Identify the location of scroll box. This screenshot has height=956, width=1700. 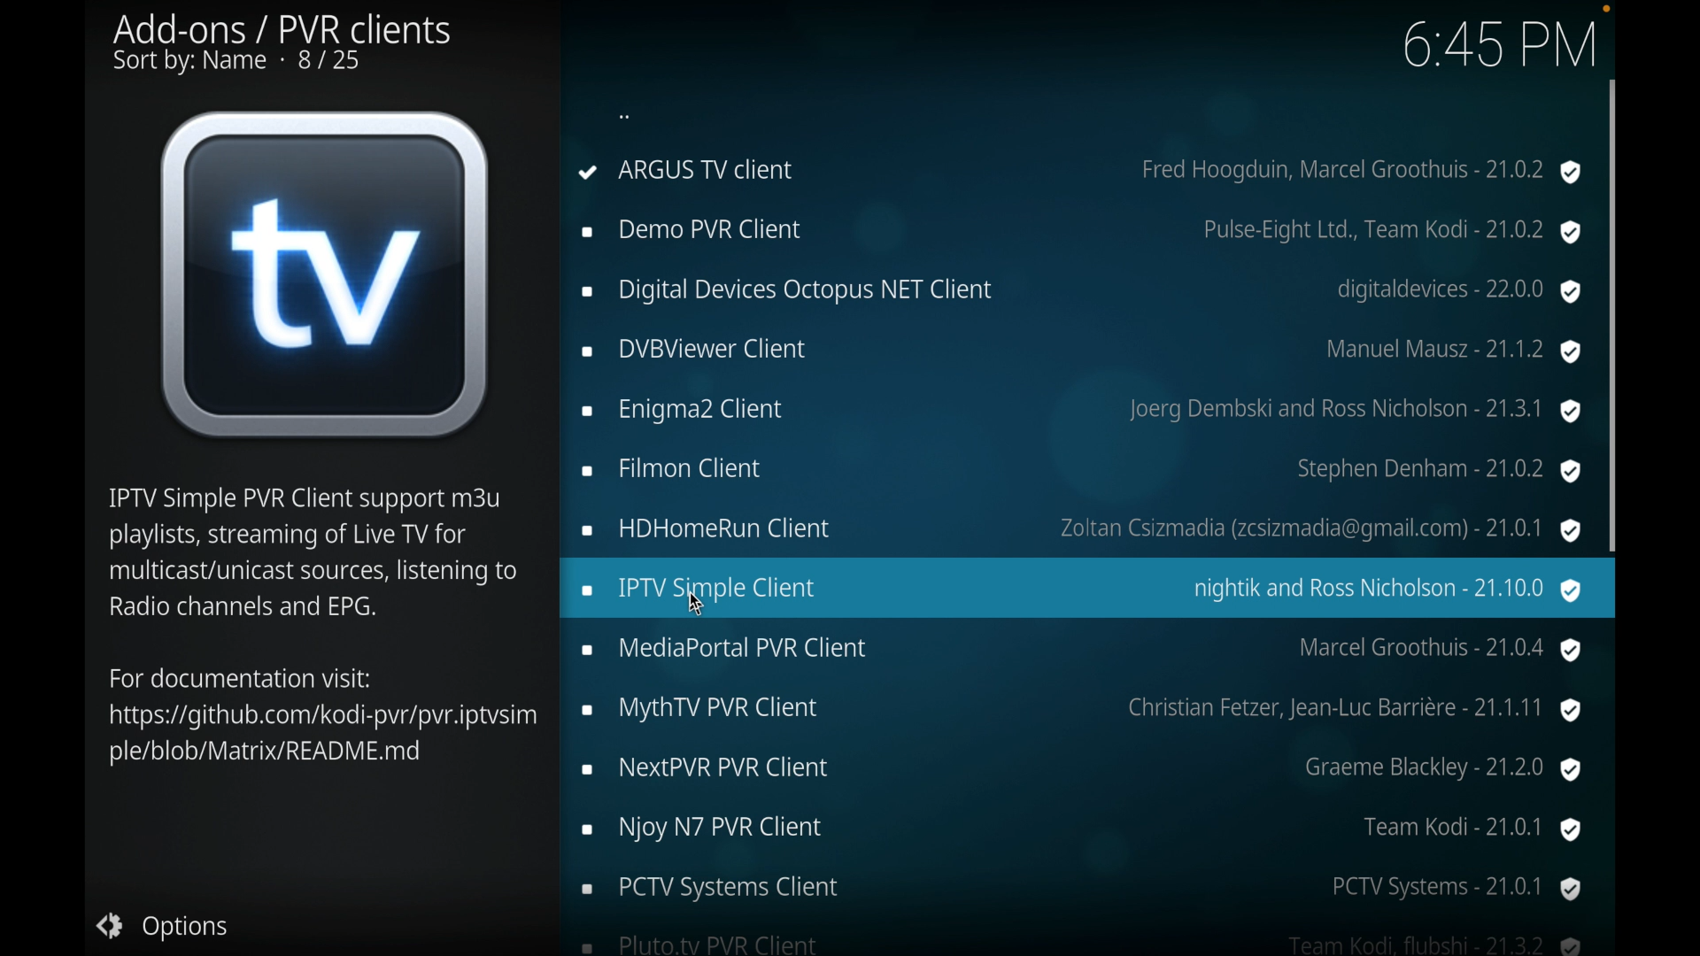
(1614, 318).